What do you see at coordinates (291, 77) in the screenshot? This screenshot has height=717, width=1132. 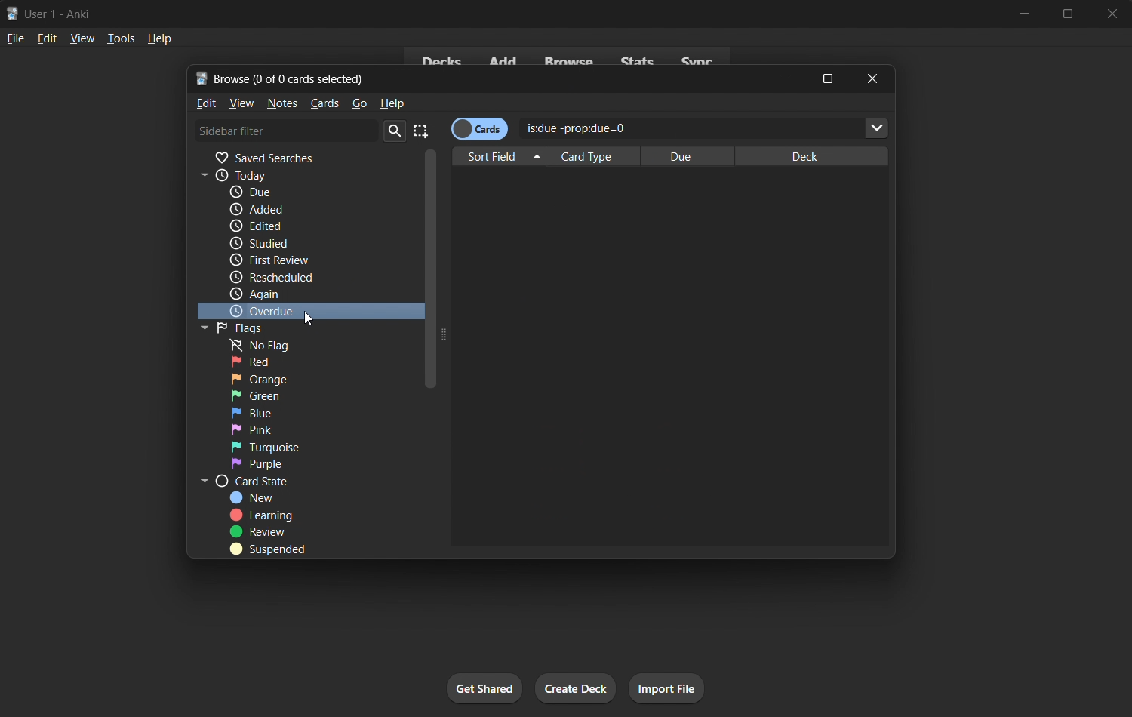 I see `Browse (1 of 32 cards selected)` at bounding box center [291, 77].